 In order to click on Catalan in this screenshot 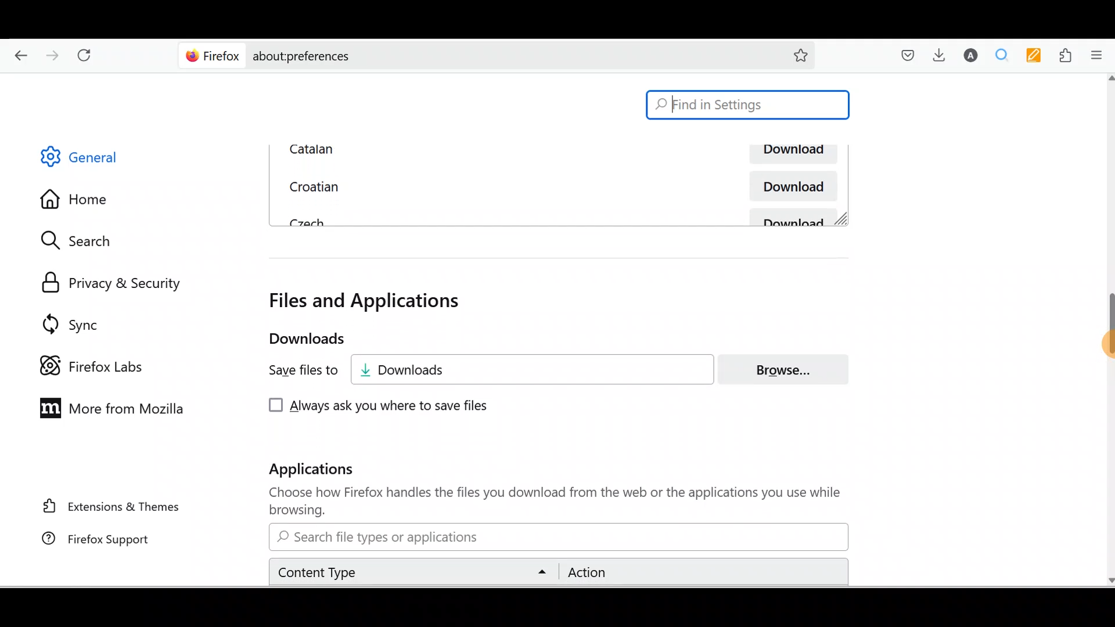, I will do `click(409, 149)`.